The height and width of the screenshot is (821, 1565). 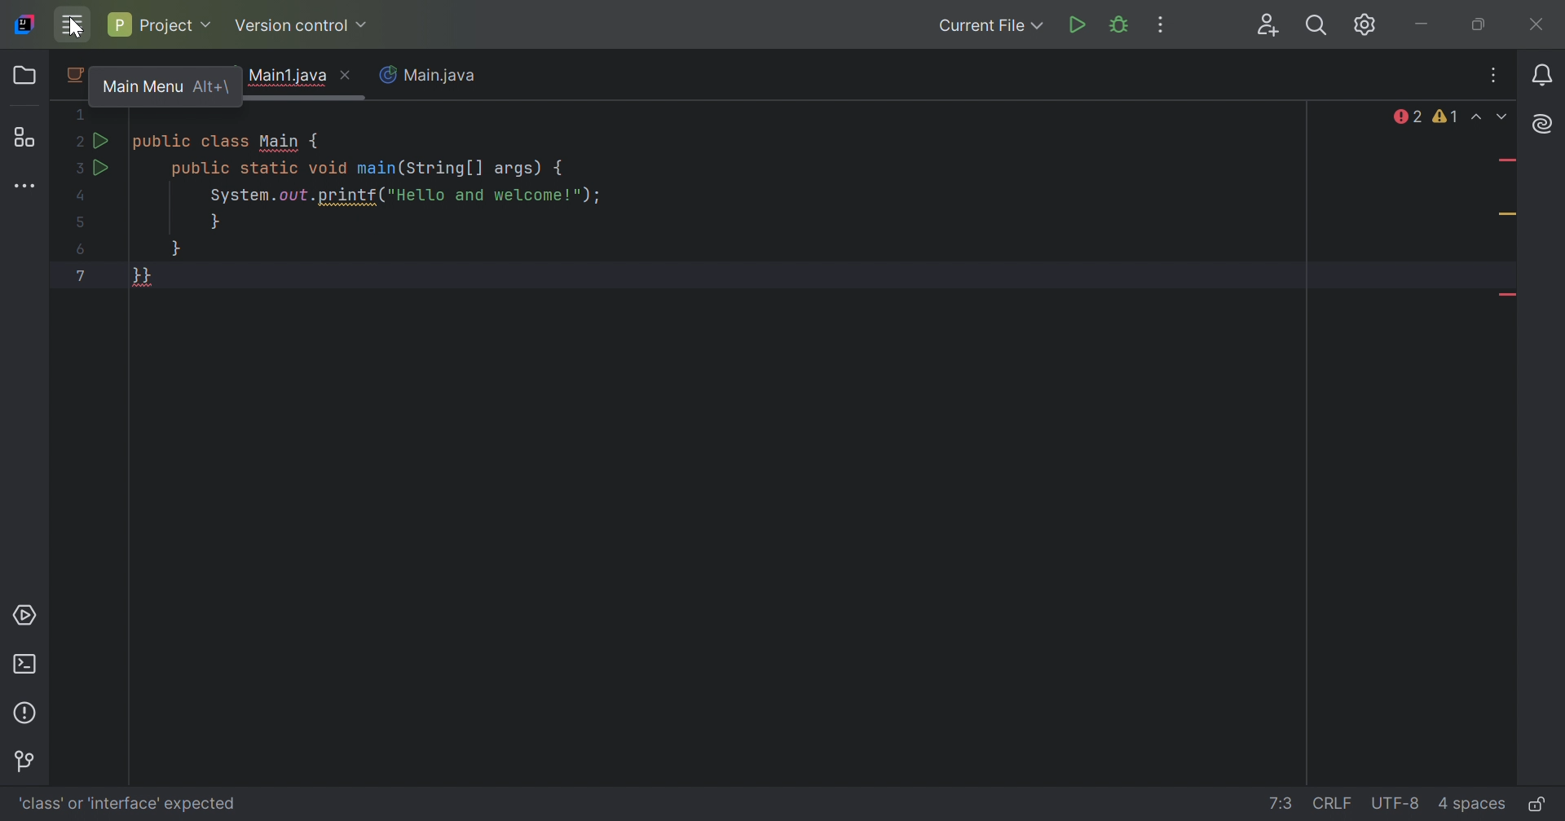 What do you see at coordinates (1540, 25) in the screenshot?
I see `Close` at bounding box center [1540, 25].